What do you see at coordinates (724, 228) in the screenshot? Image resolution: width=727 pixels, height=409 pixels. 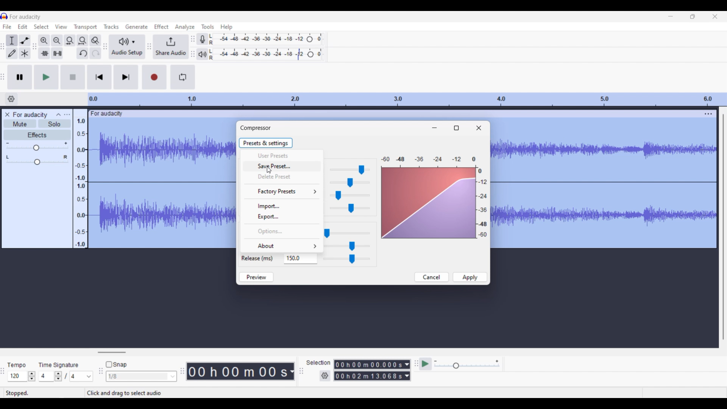 I see `Vertical slide bar` at bounding box center [724, 228].